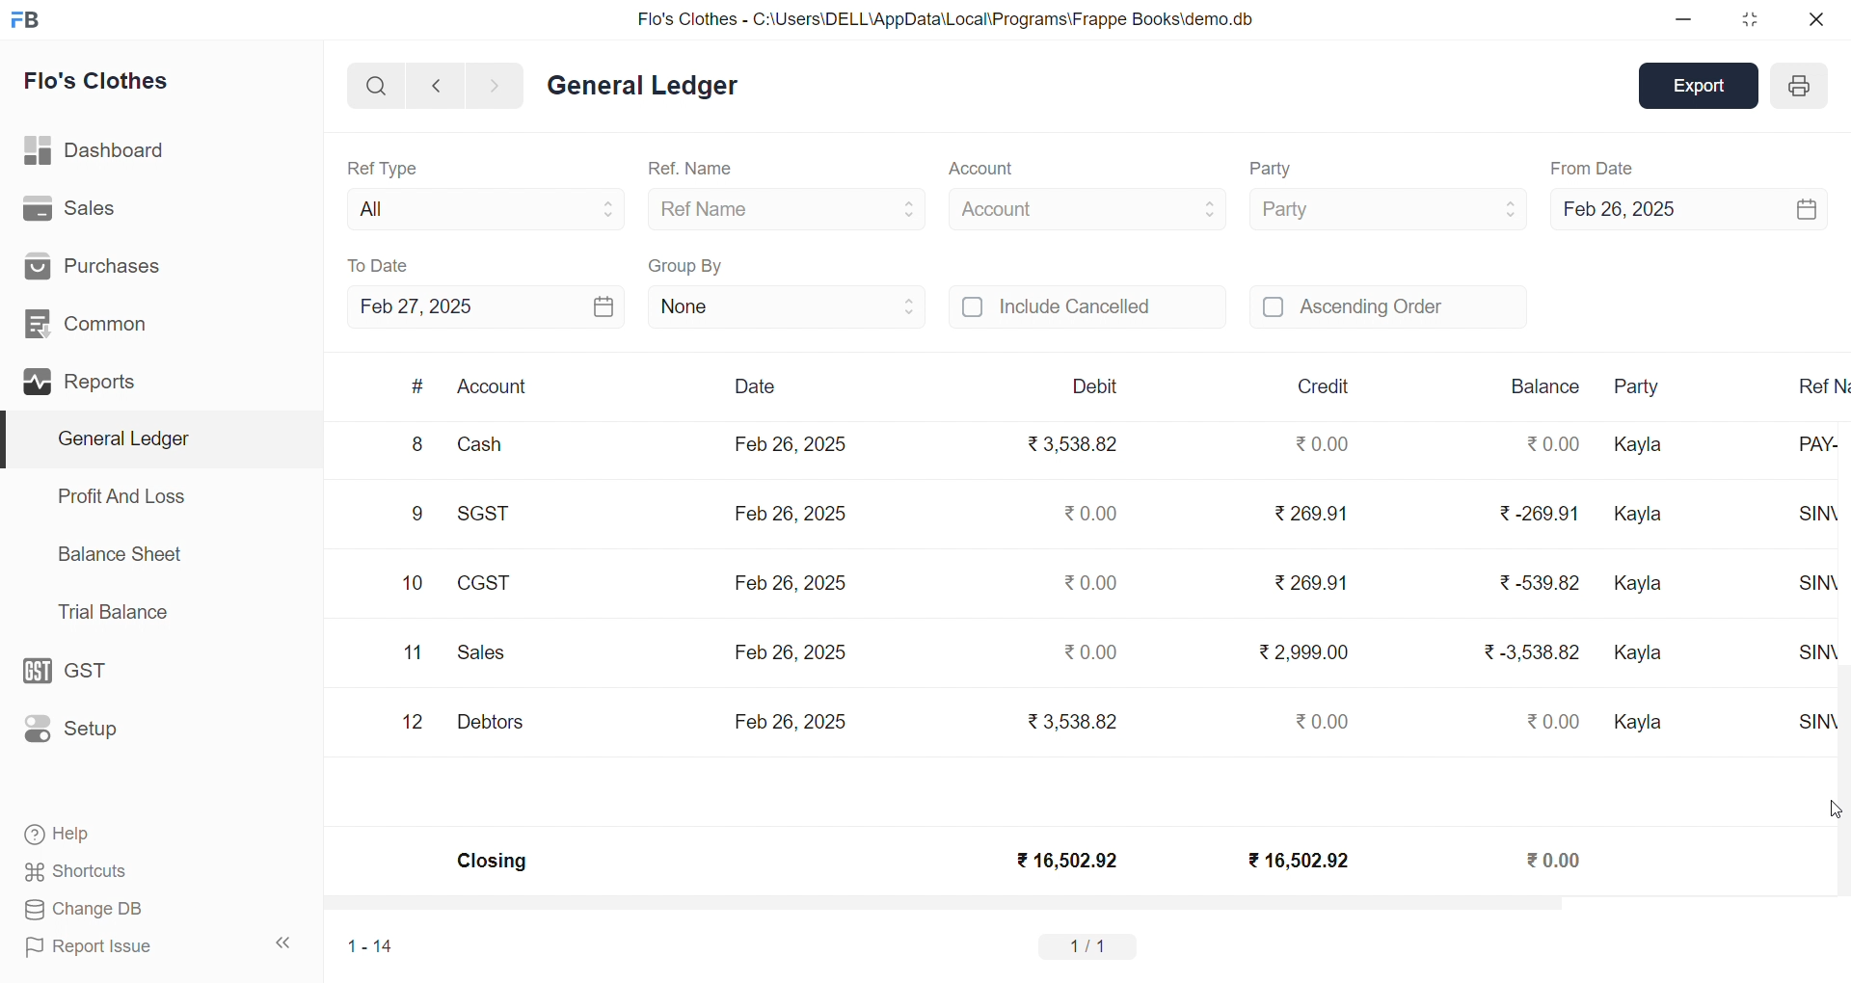  I want to click on Ref Name, so click(789, 208).